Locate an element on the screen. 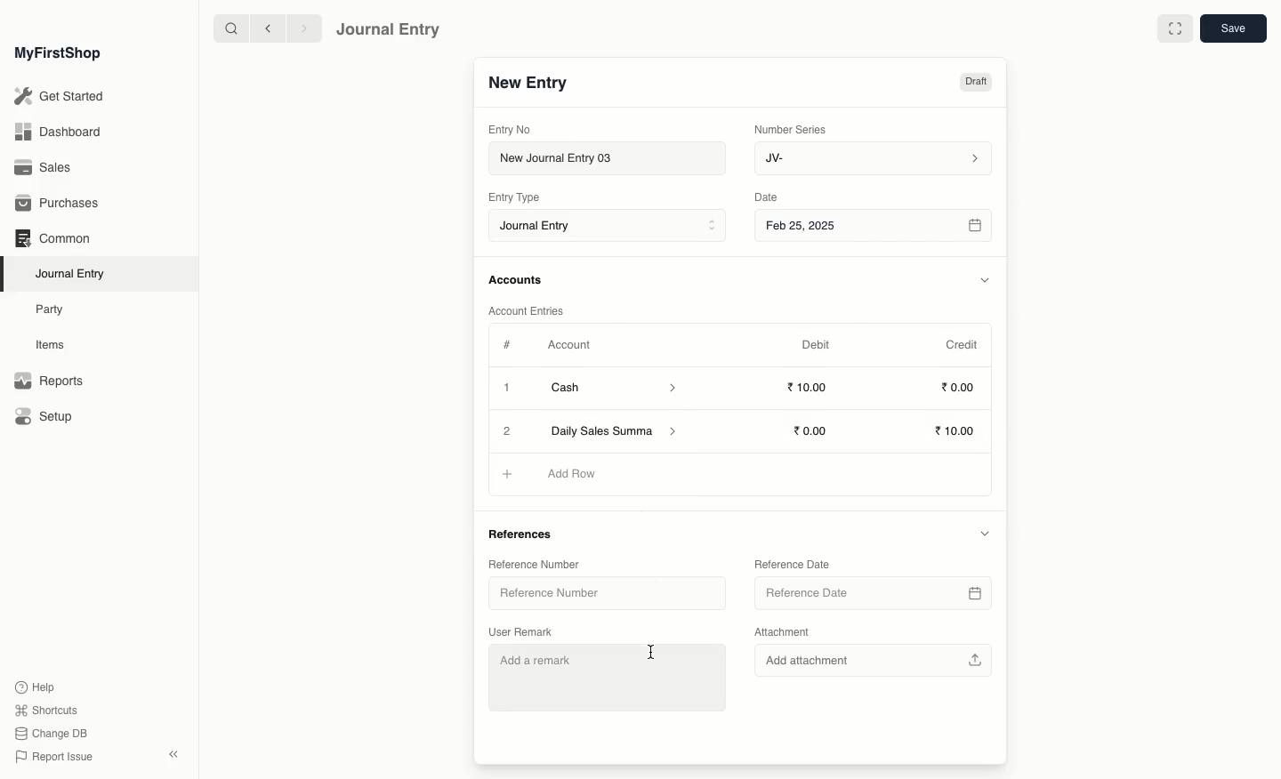  Common is located at coordinates (52, 238).